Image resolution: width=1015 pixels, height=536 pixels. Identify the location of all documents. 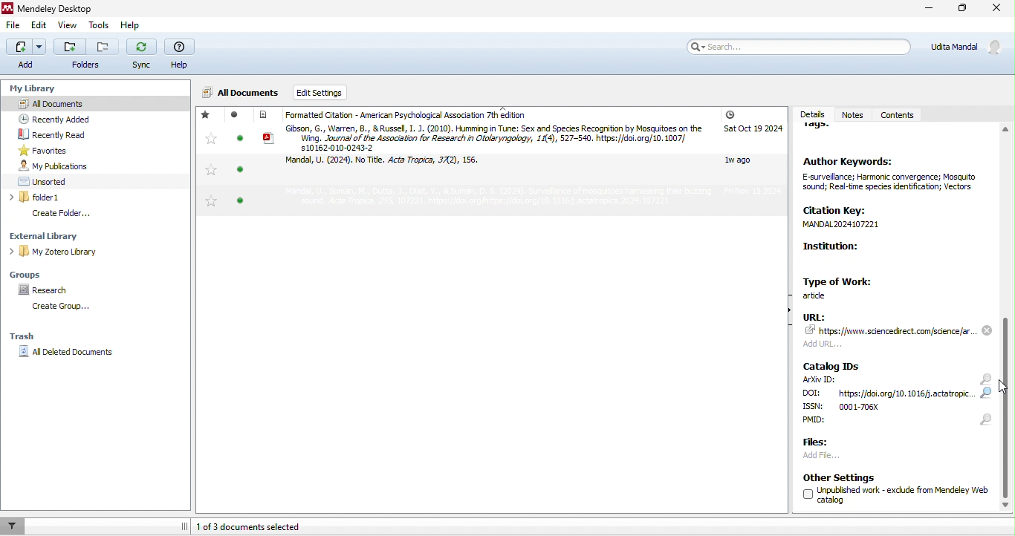
(61, 102).